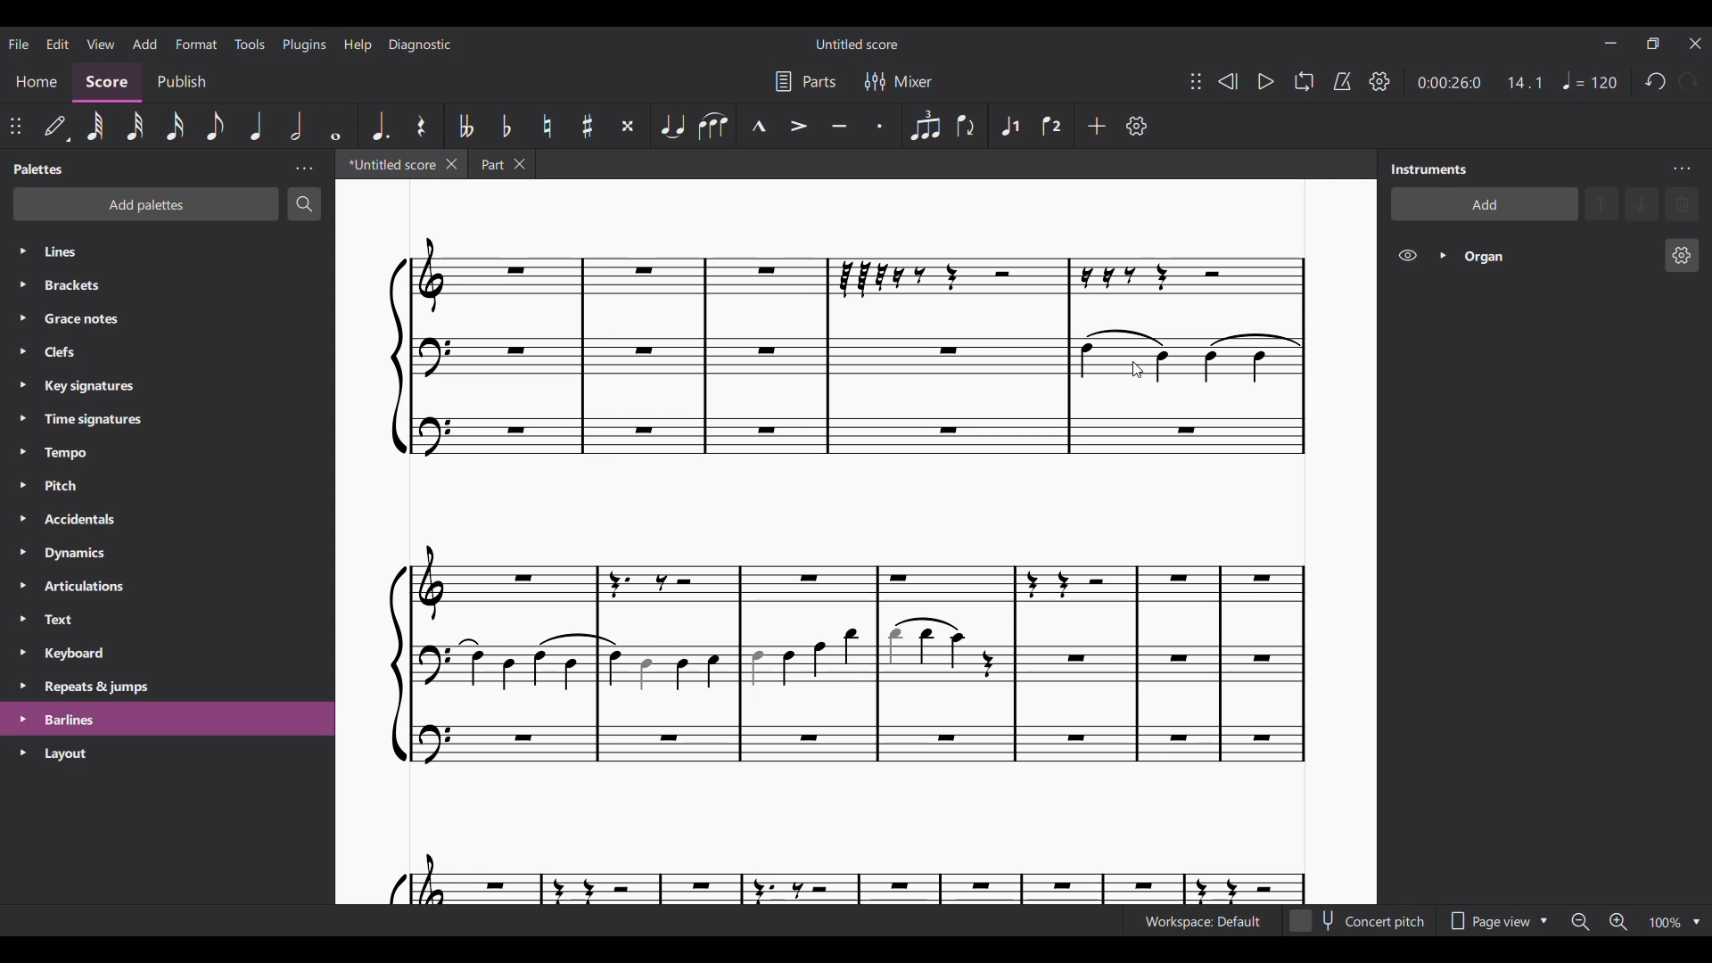  I want to click on Zoom out, so click(1579, 922).